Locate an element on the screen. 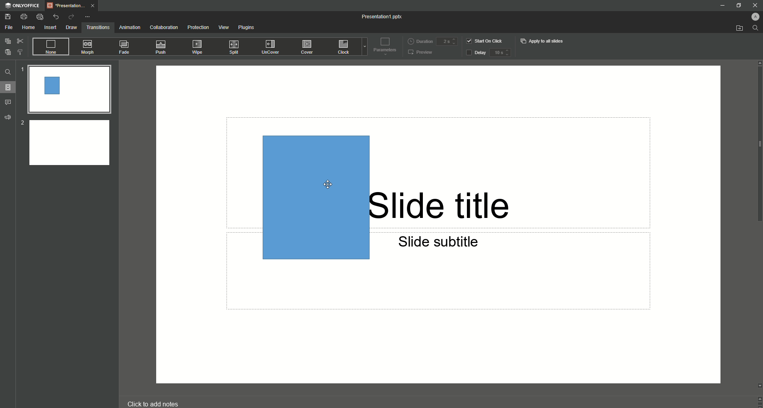  Open from file is located at coordinates (736, 28).